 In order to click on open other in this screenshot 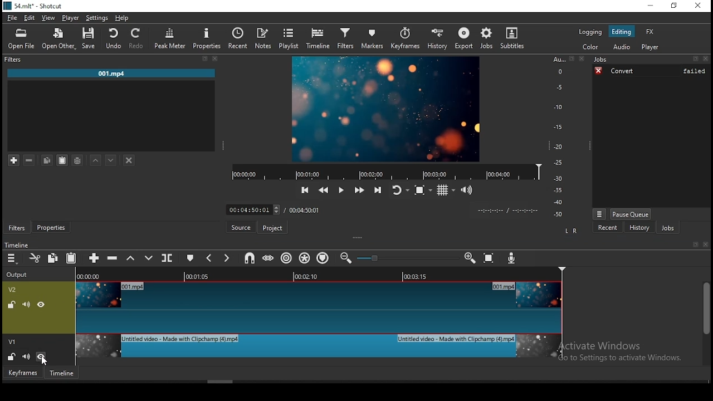, I will do `click(57, 37)`.